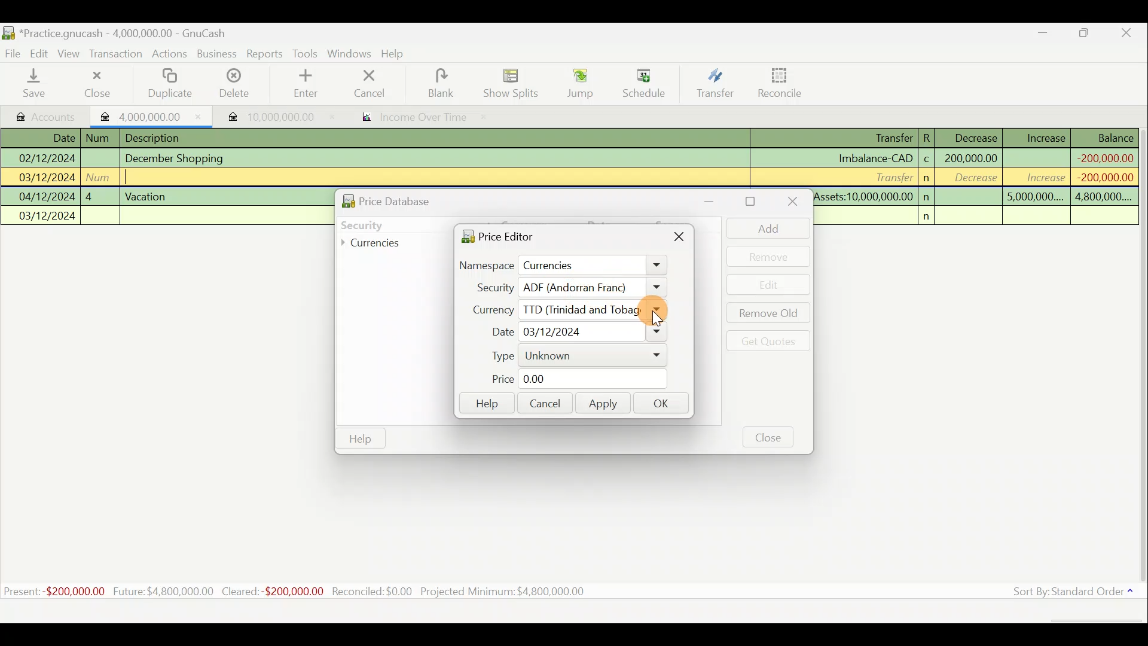 The width and height of the screenshot is (1148, 646). Describe the element at coordinates (571, 356) in the screenshot. I see `Type` at that location.